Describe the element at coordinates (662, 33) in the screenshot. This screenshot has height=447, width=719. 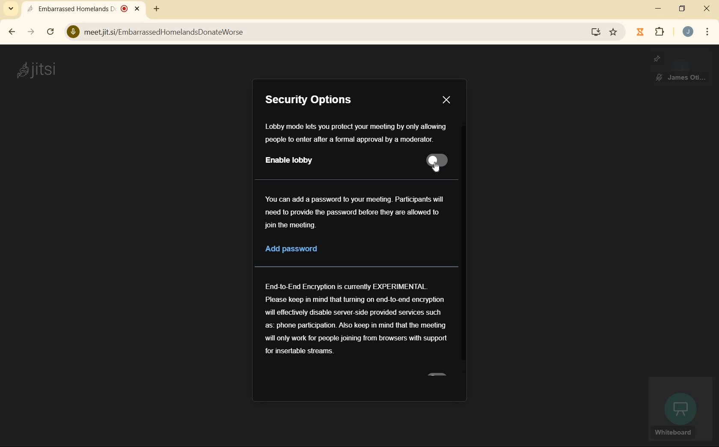
I see `extensions` at that location.